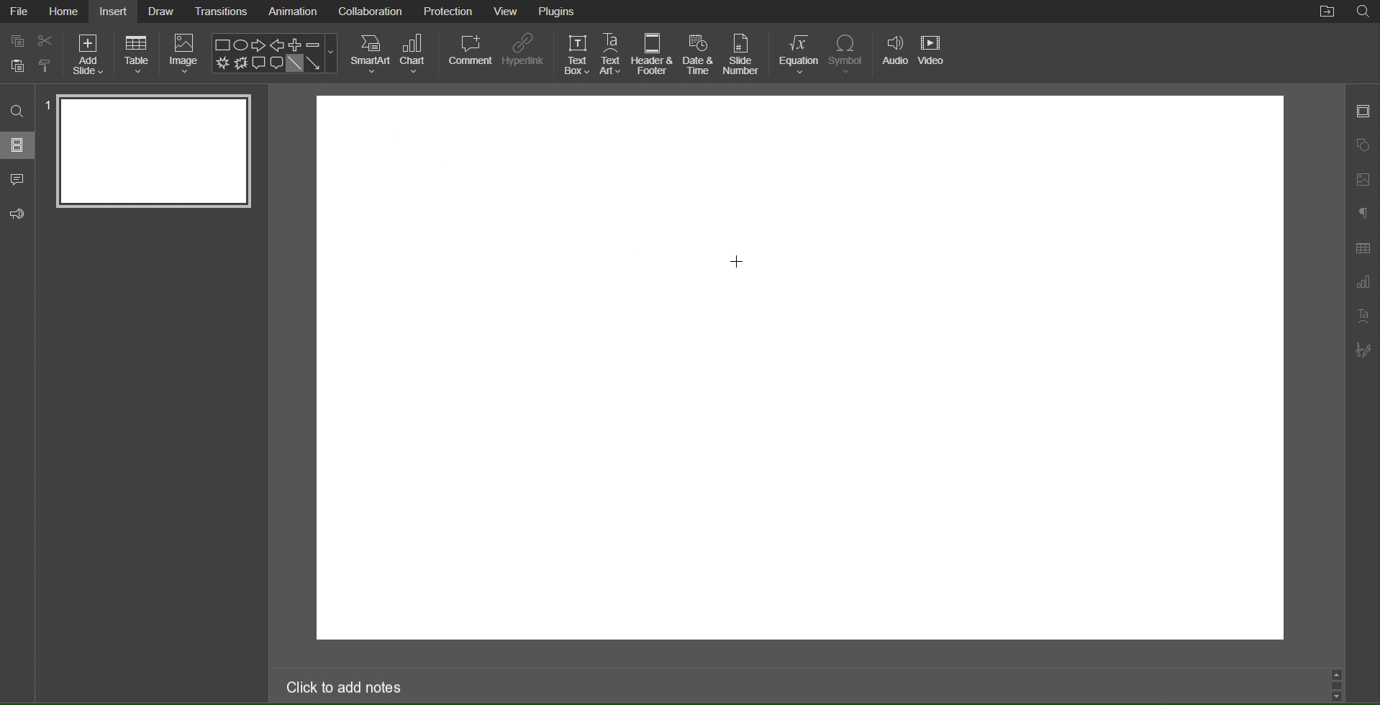 The image size is (1380, 705). Describe the element at coordinates (1363, 12) in the screenshot. I see `Search` at that location.